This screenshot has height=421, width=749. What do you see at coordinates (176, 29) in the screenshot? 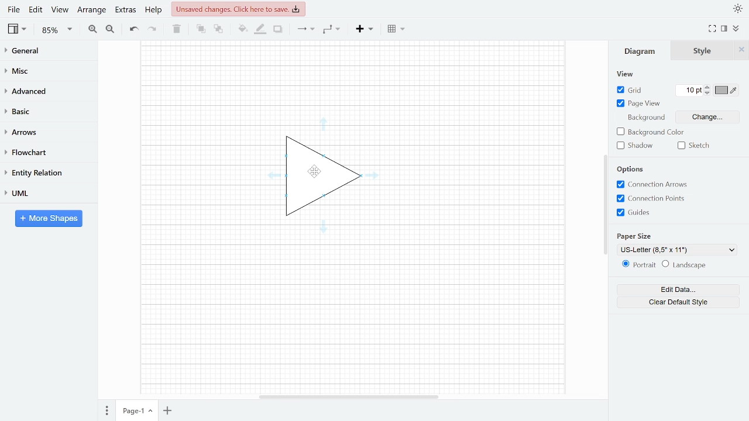
I see `Delete` at bounding box center [176, 29].